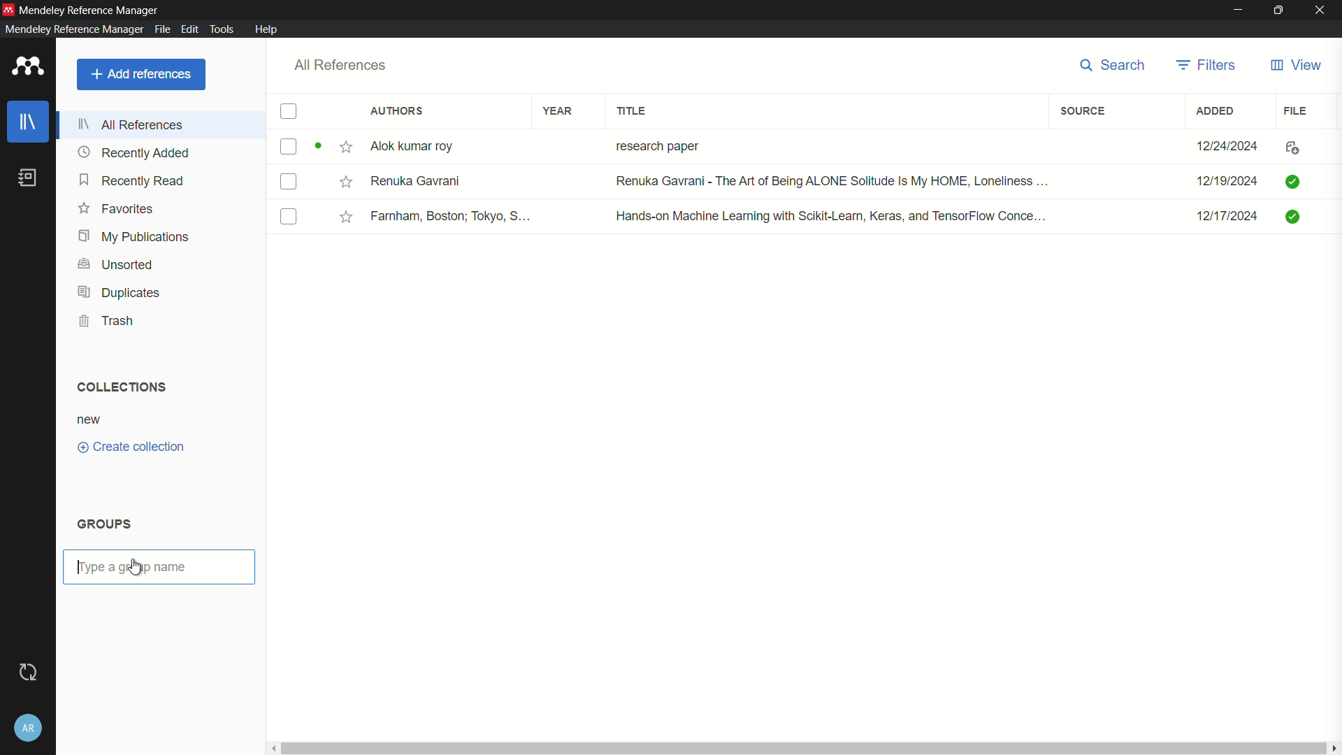 The width and height of the screenshot is (1342, 755). I want to click on reserach paper, so click(654, 143).